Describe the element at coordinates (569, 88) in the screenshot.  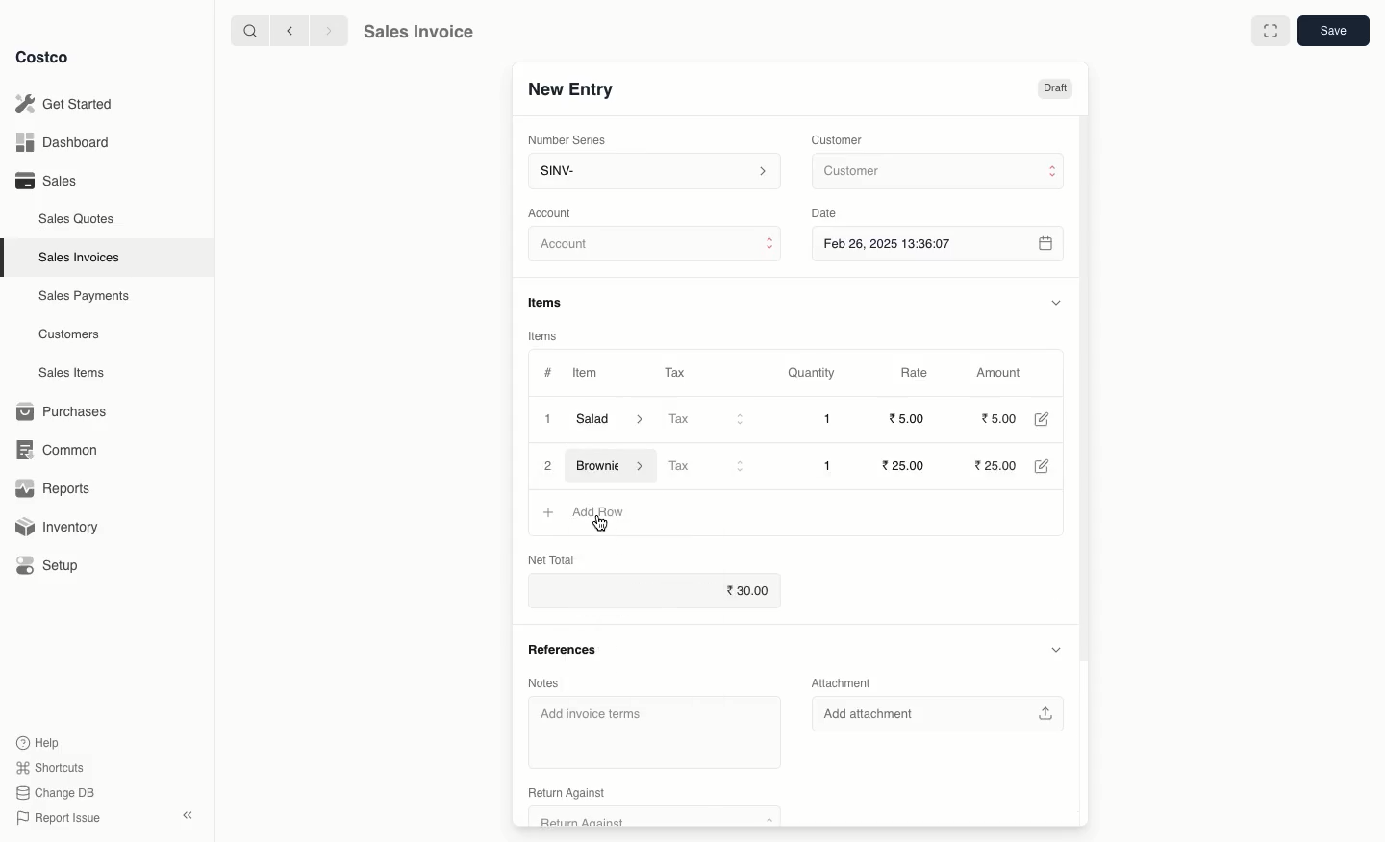
I see `New Entry` at that location.